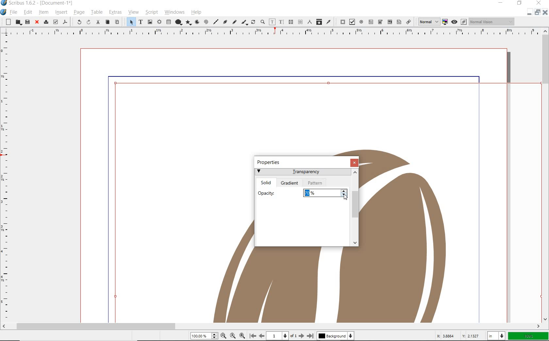 Image resolution: width=549 pixels, height=341 pixels. I want to click on page, so click(79, 13).